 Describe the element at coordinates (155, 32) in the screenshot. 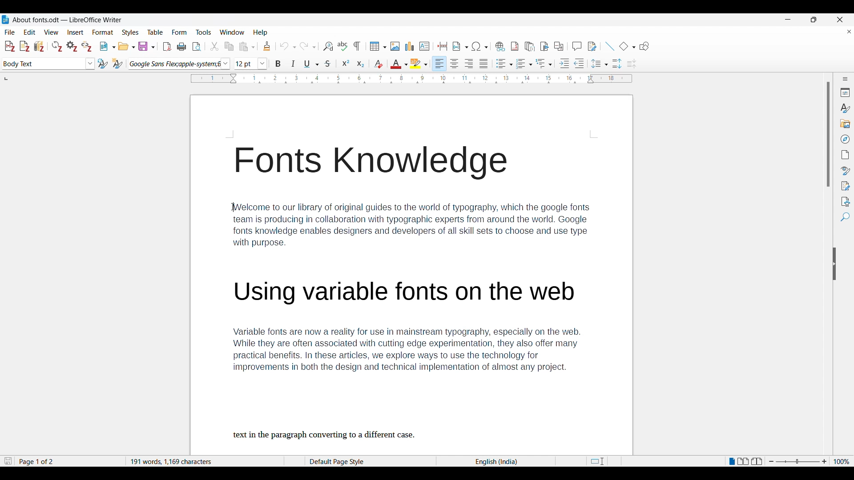

I see `Table menu` at that location.